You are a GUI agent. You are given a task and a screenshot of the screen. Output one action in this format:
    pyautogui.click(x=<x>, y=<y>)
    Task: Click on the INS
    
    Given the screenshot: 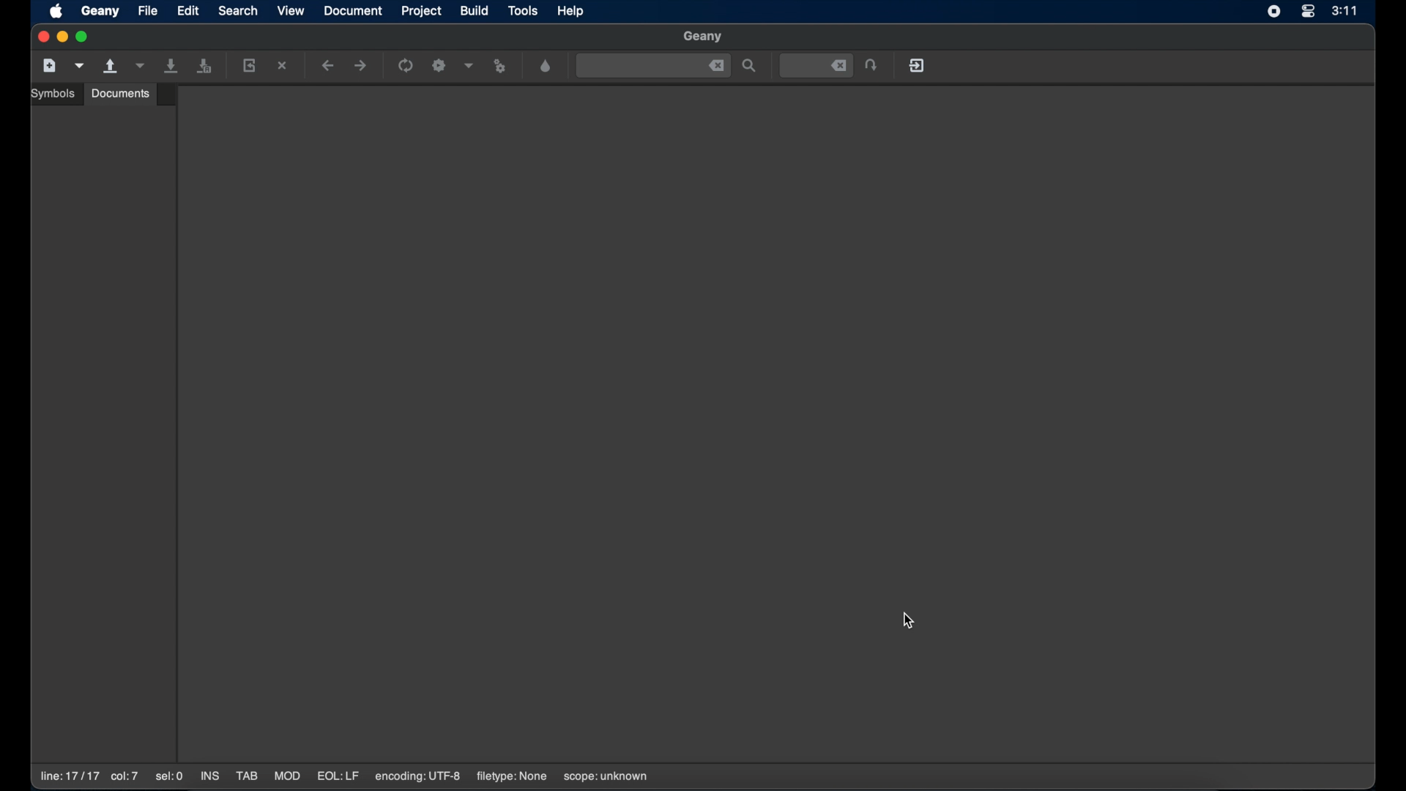 What is the action you would take?
    pyautogui.click(x=211, y=777)
    